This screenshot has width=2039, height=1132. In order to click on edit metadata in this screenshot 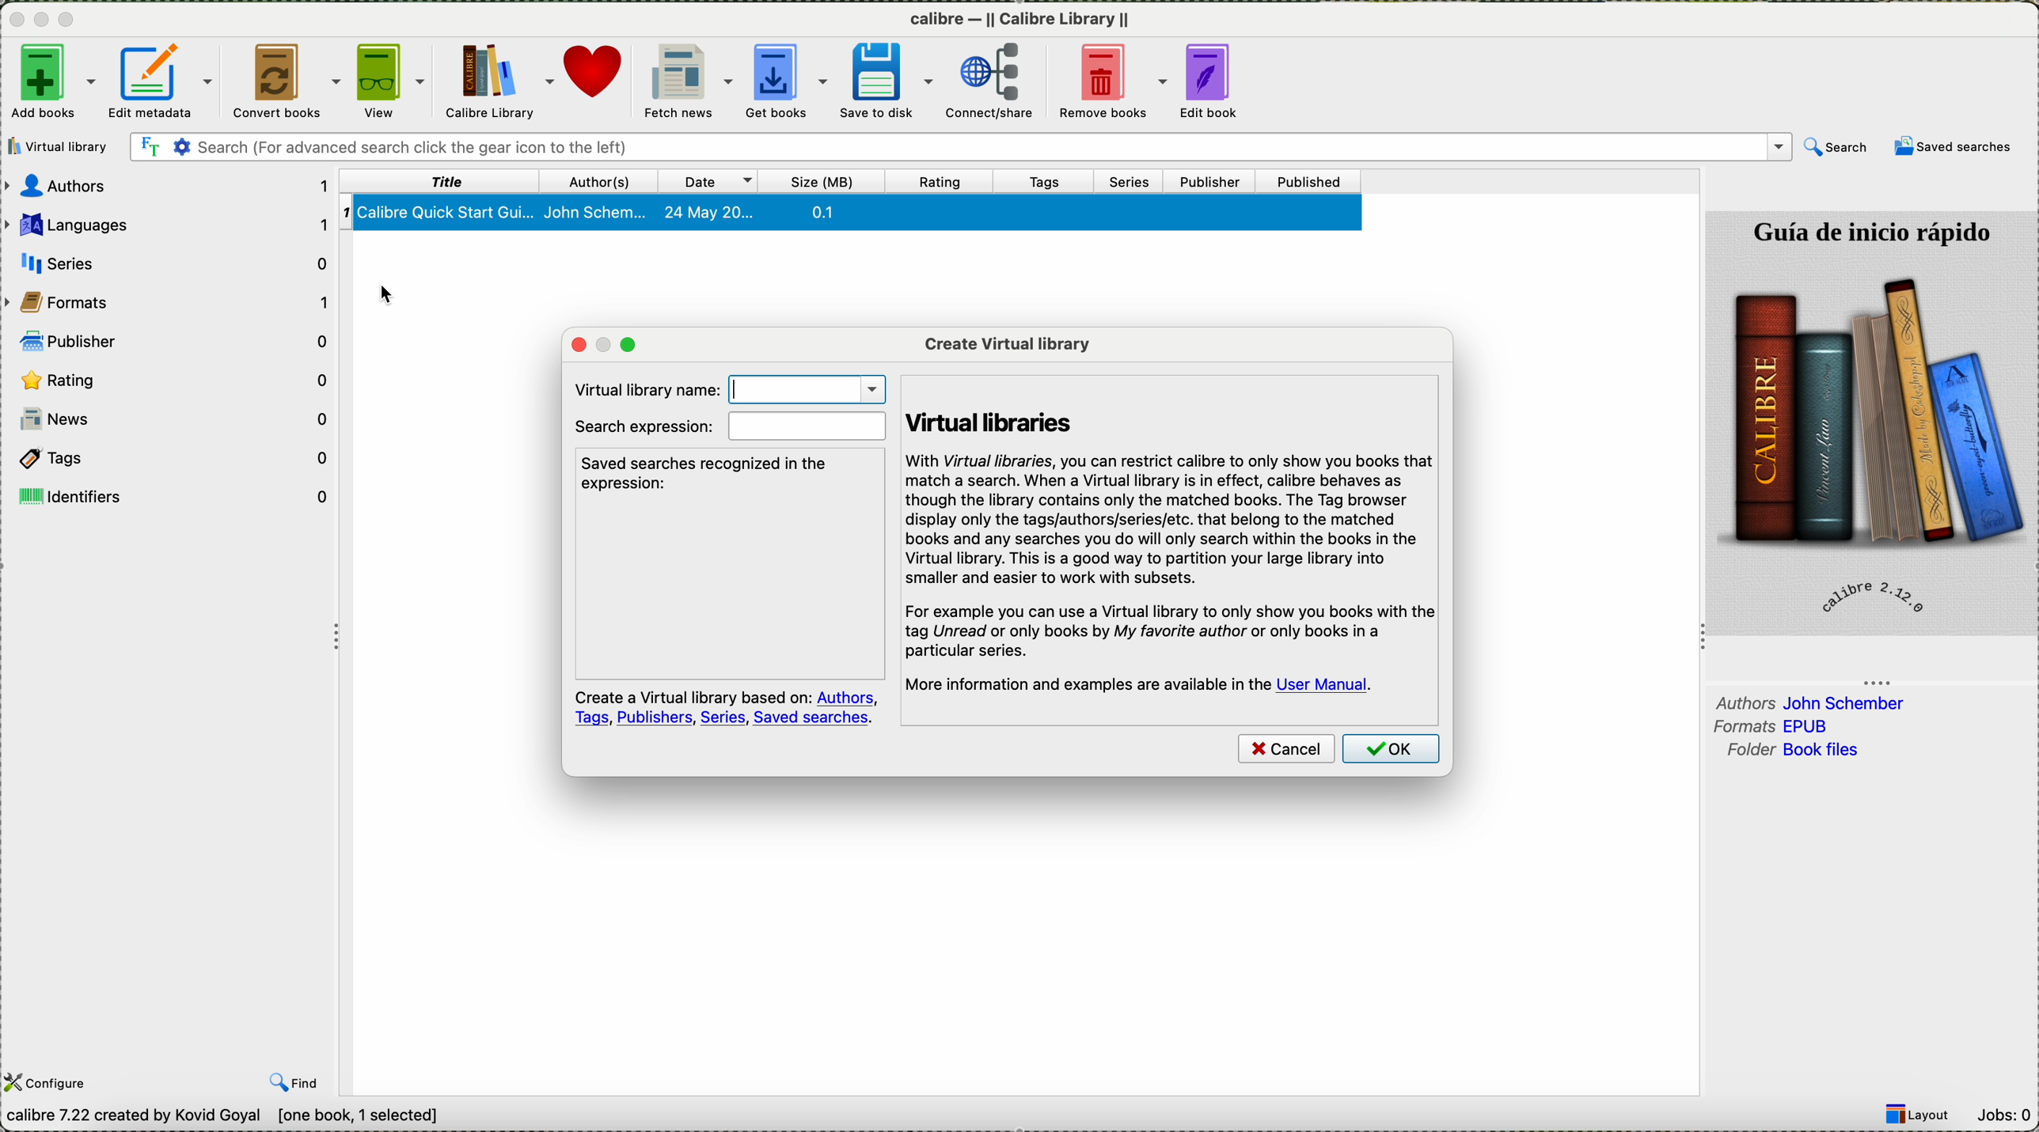, I will do `click(163, 81)`.